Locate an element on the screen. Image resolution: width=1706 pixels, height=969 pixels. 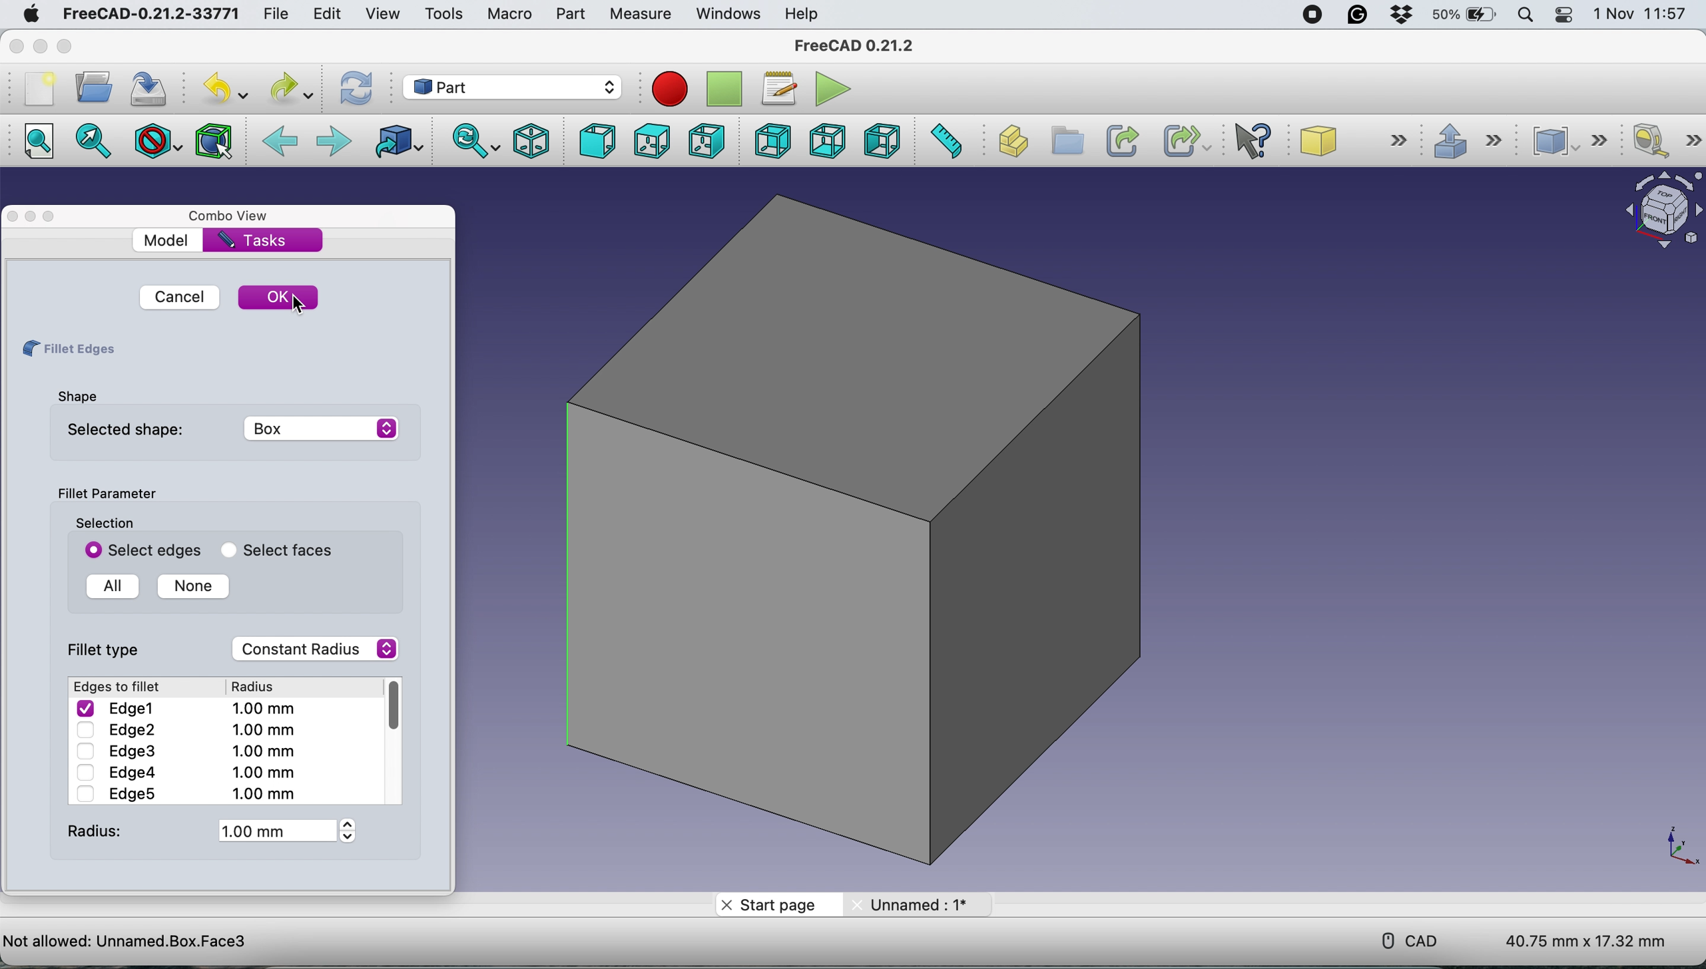
Model is located at coordinates (168, 240).